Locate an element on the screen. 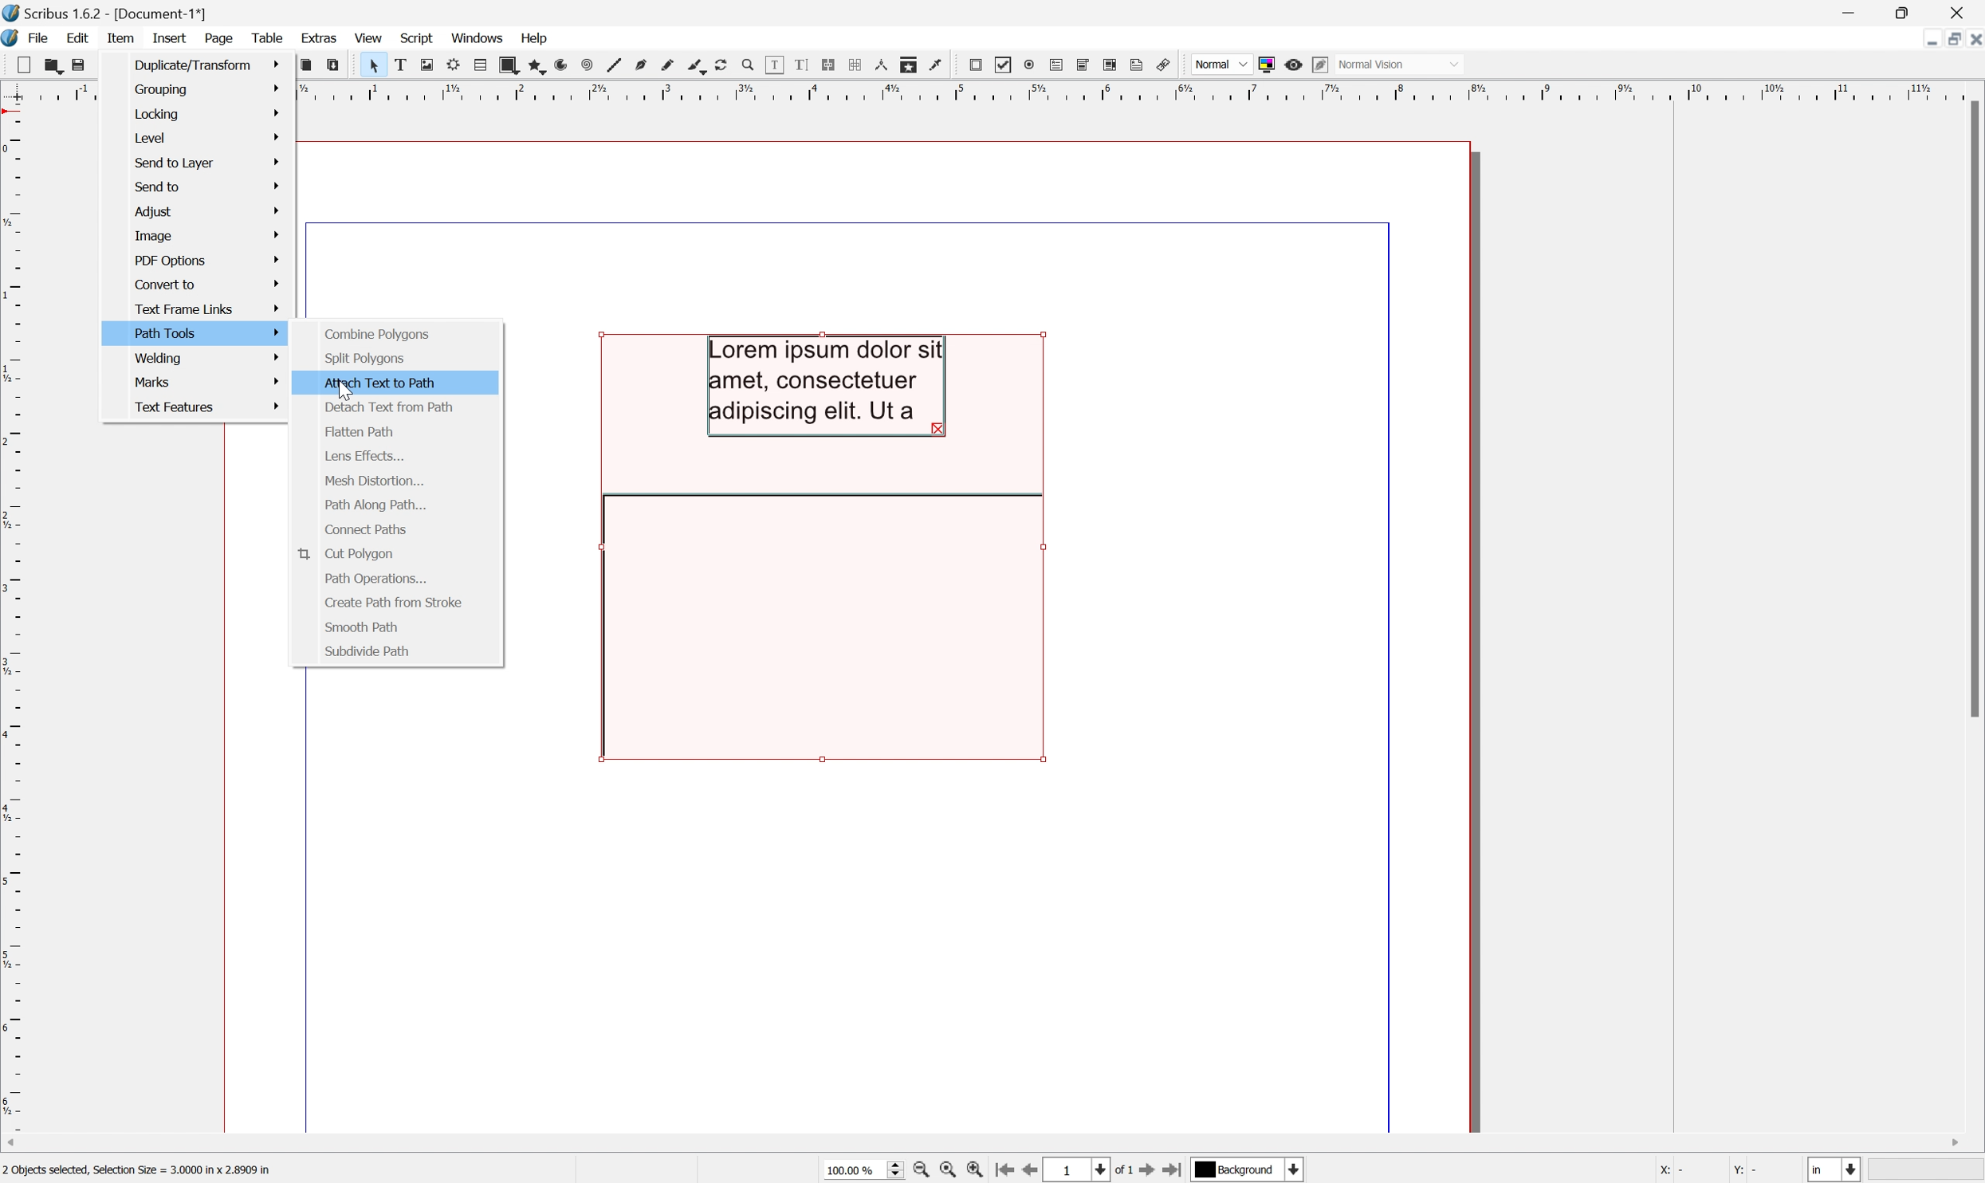 Image resolution: width=1985 pixels, height=1183 pixels. View is located at coordinates (371, 37).